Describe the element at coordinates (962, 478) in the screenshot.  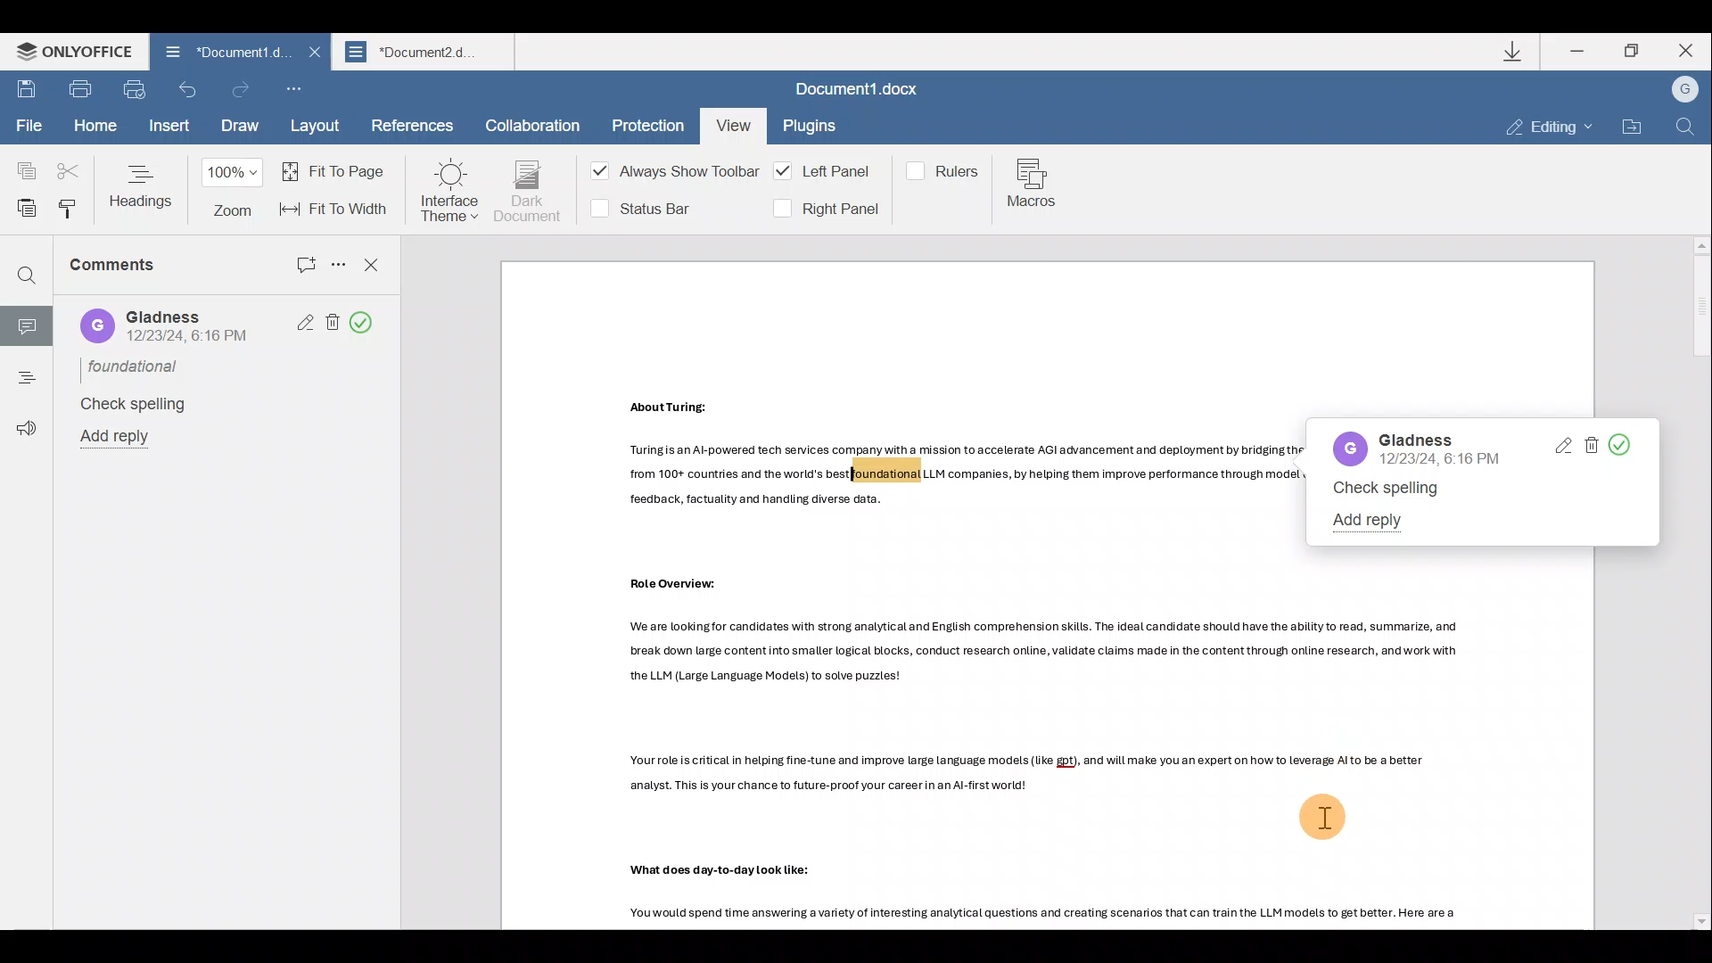
I see `` at that location.